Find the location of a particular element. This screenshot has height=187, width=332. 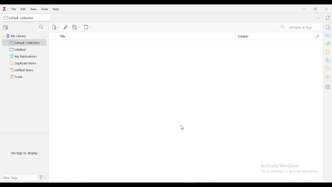

file is located at coordinates (13, 9).